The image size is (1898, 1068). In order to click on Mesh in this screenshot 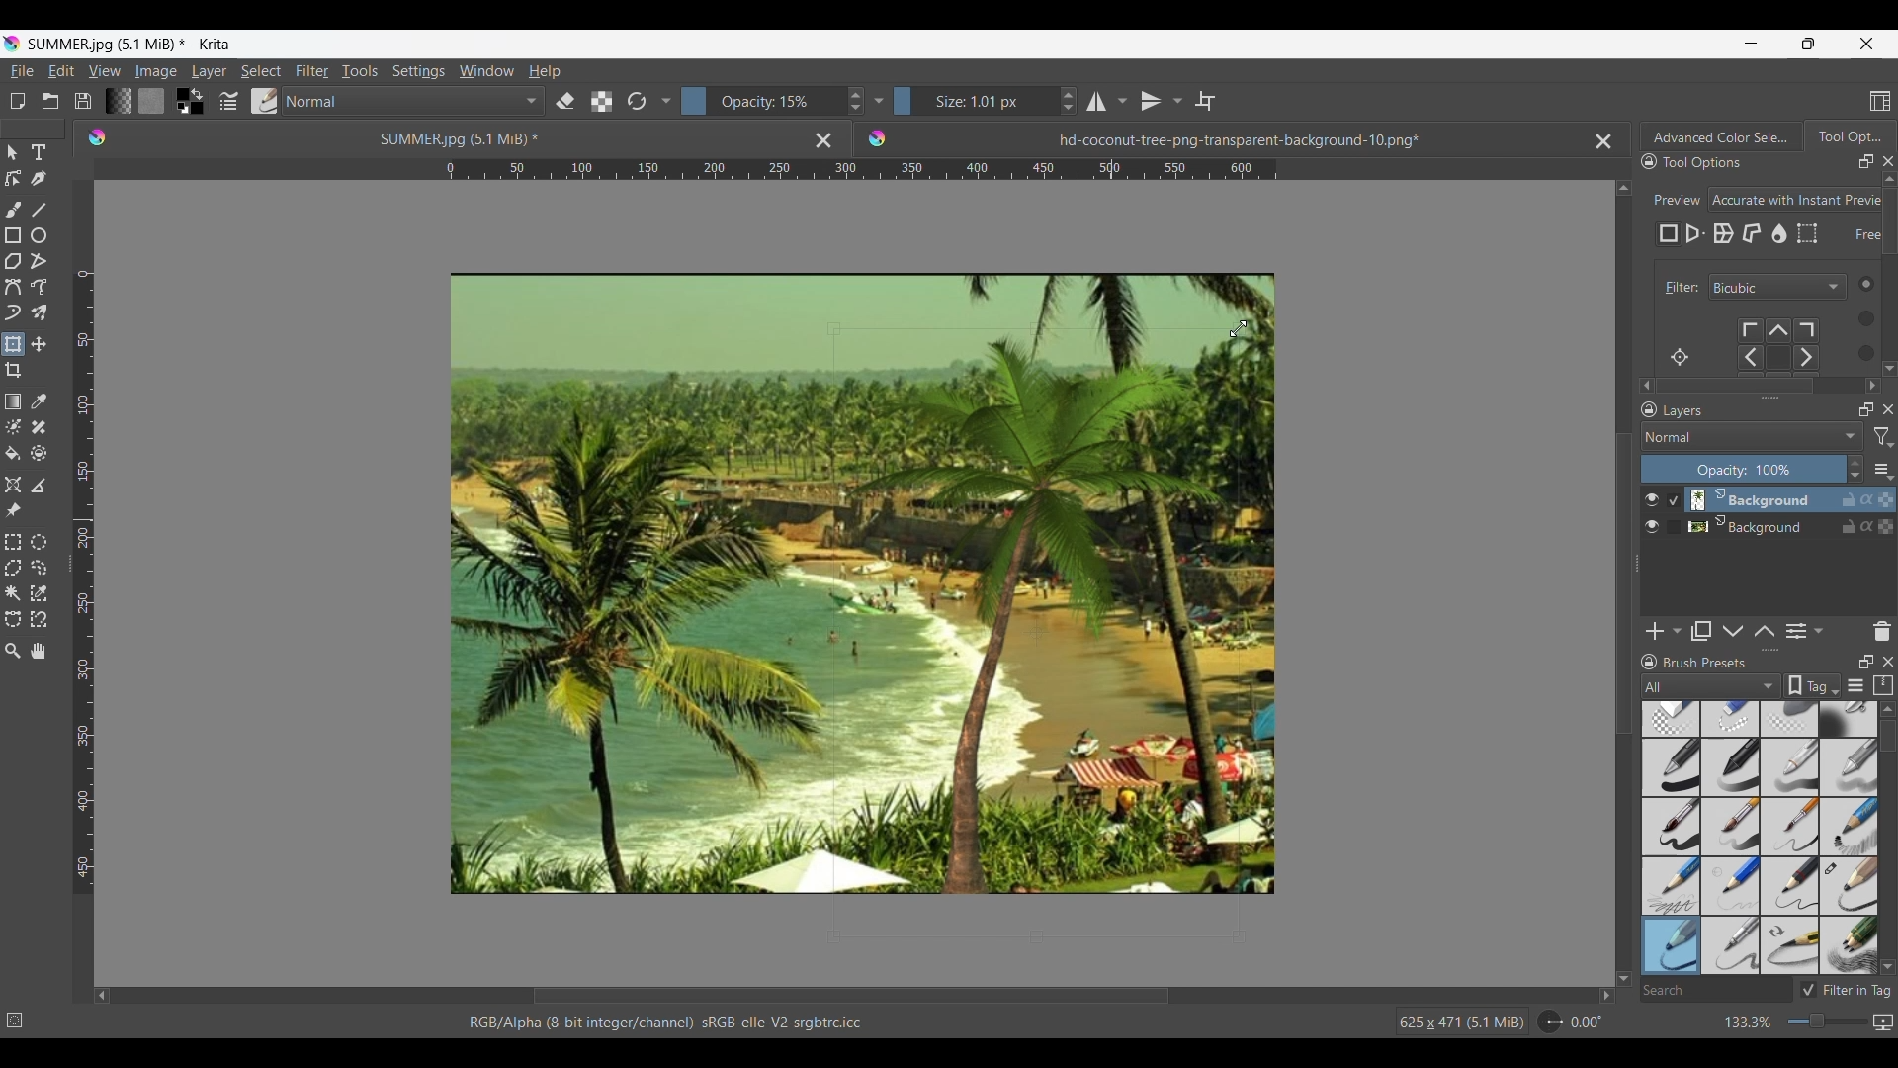, I will do `click(1807, 233)`.